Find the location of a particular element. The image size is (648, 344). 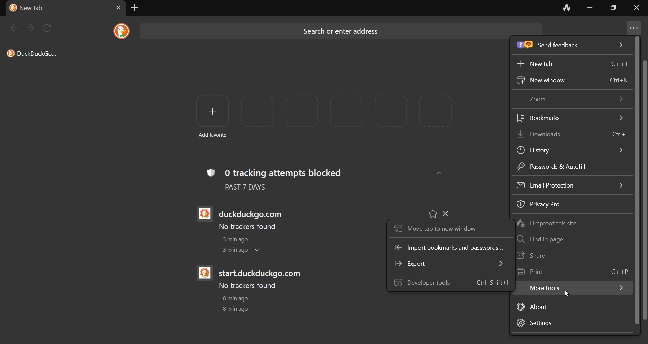

settings is located at coordinates (546, 324).